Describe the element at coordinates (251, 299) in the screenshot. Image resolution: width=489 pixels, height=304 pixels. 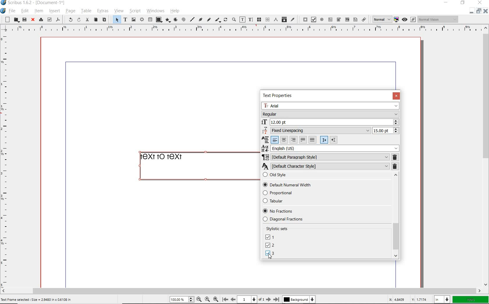
I see `1 of 1` at that location.